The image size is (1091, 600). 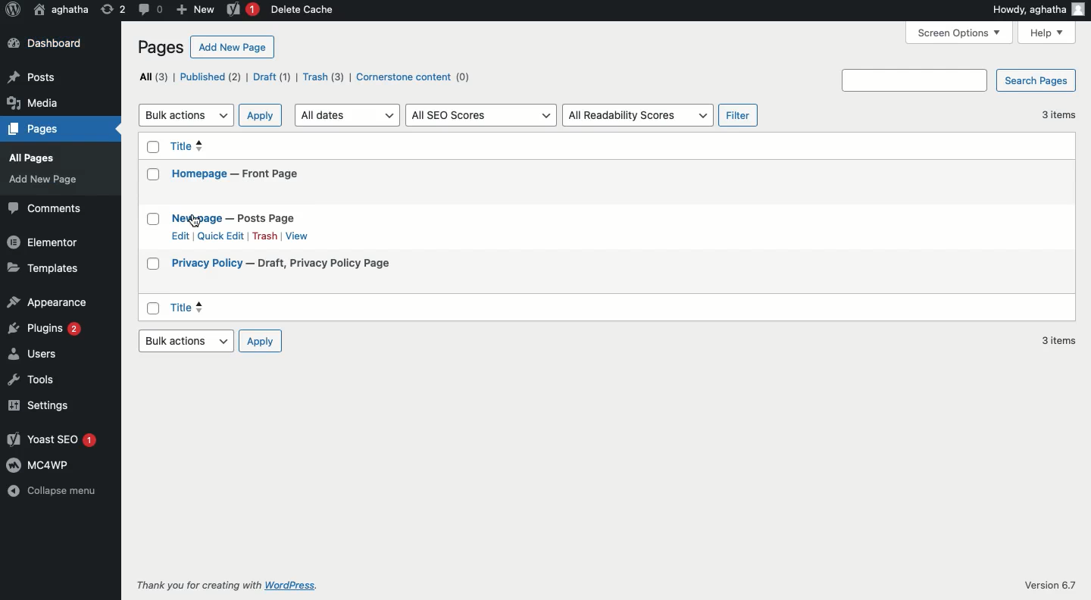 What do you see at coordinates (155, 261) in the screenshot?
I see `Checkbox` at bounding box center [155, 261].